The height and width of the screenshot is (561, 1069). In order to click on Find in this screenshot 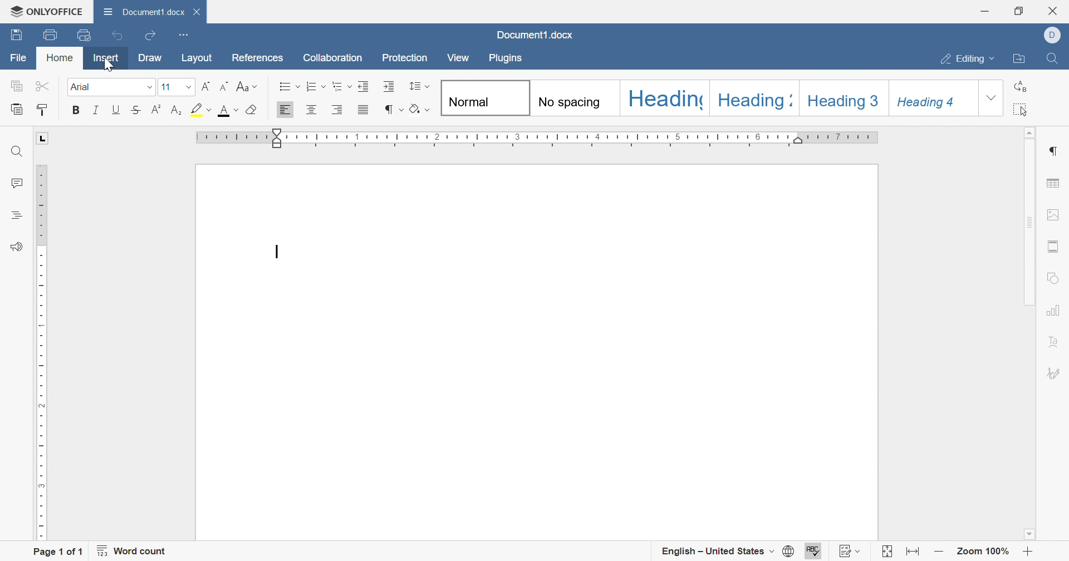, I will do `click(15, 152)`.